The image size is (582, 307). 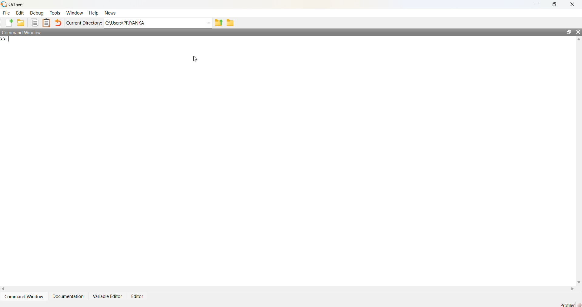 I want to click on Up, so click(x=578, y=40).